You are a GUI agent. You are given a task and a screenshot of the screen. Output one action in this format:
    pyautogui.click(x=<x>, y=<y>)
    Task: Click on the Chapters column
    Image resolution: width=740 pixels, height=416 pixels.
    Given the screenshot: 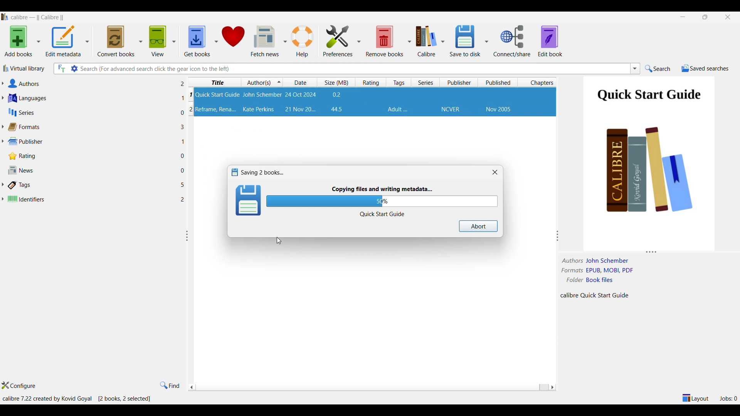 What is the action you would take?
    pyautogui.click(x=540, y=82)
    